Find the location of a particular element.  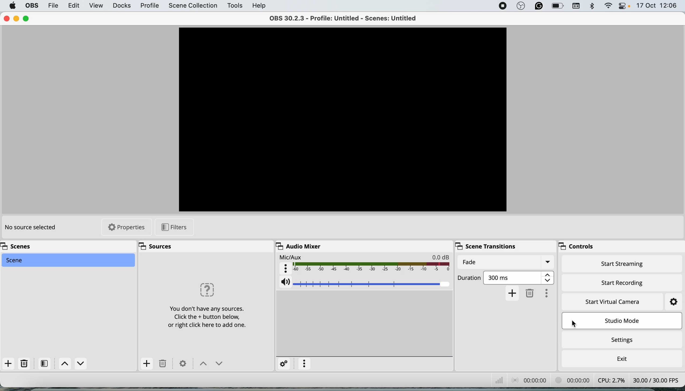

delete sources is located at coordinates (164, 364).